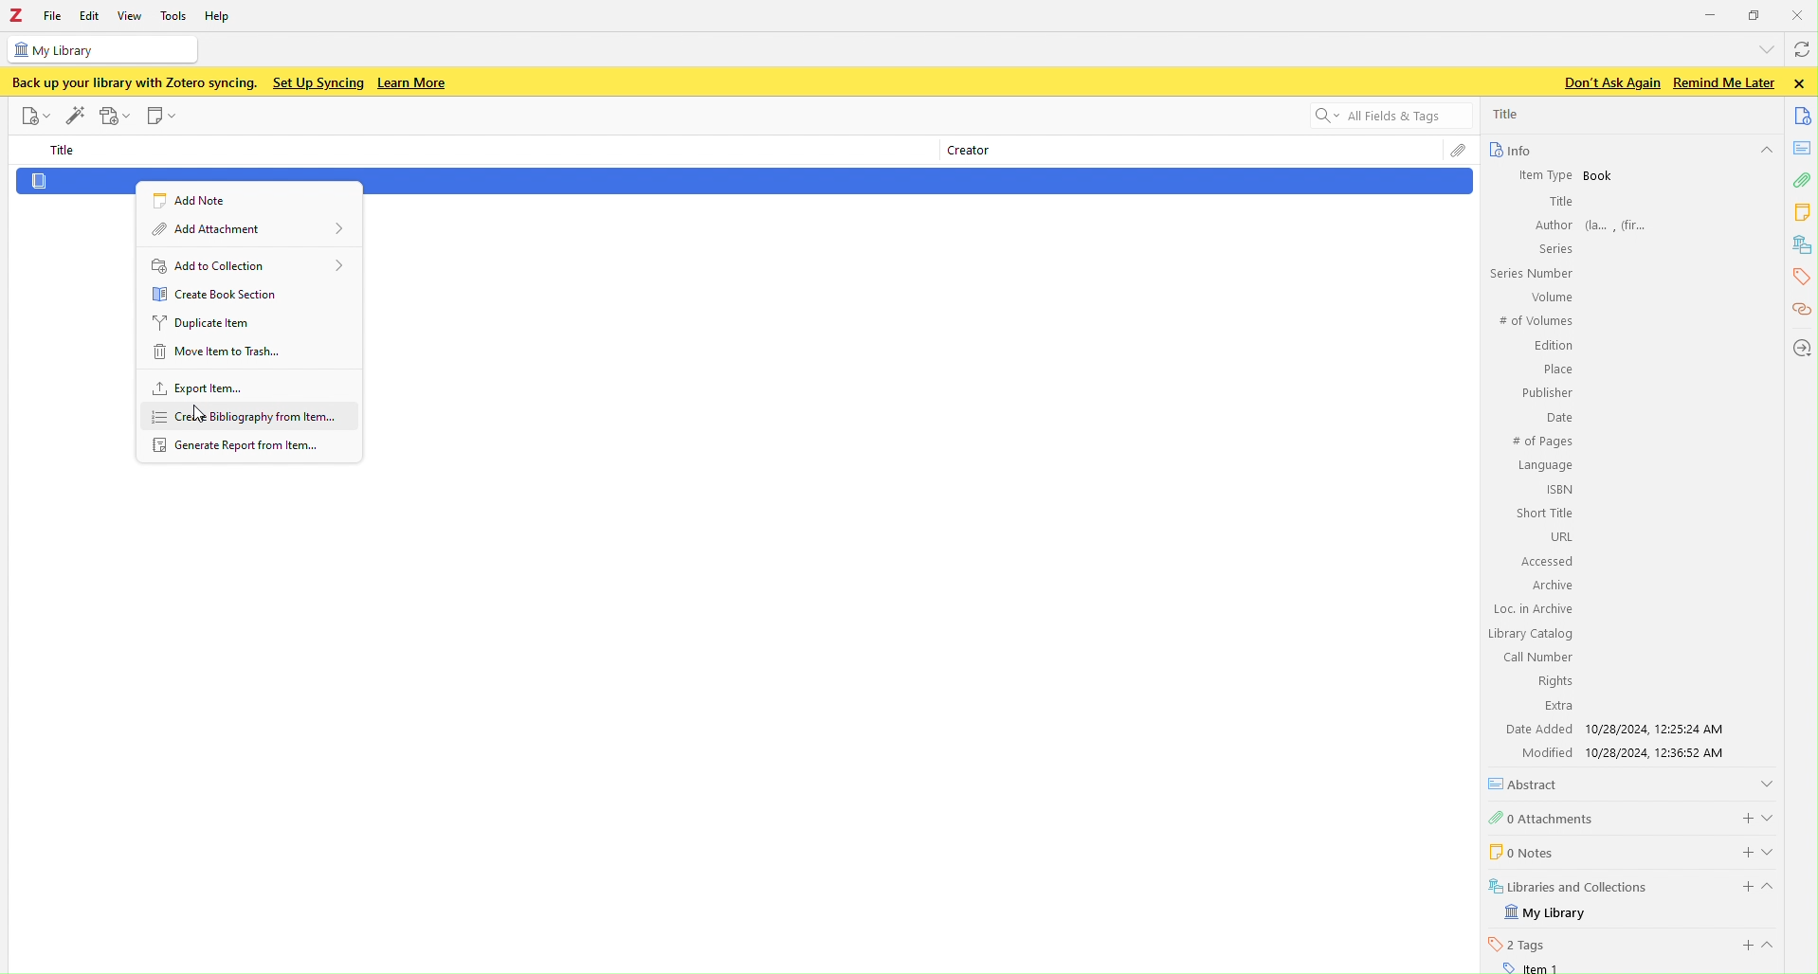  What do you see at coordinates (1570, 885) in the screenshot?
I see `5 Libraries and Collections` at bounding box center [1570, 885].